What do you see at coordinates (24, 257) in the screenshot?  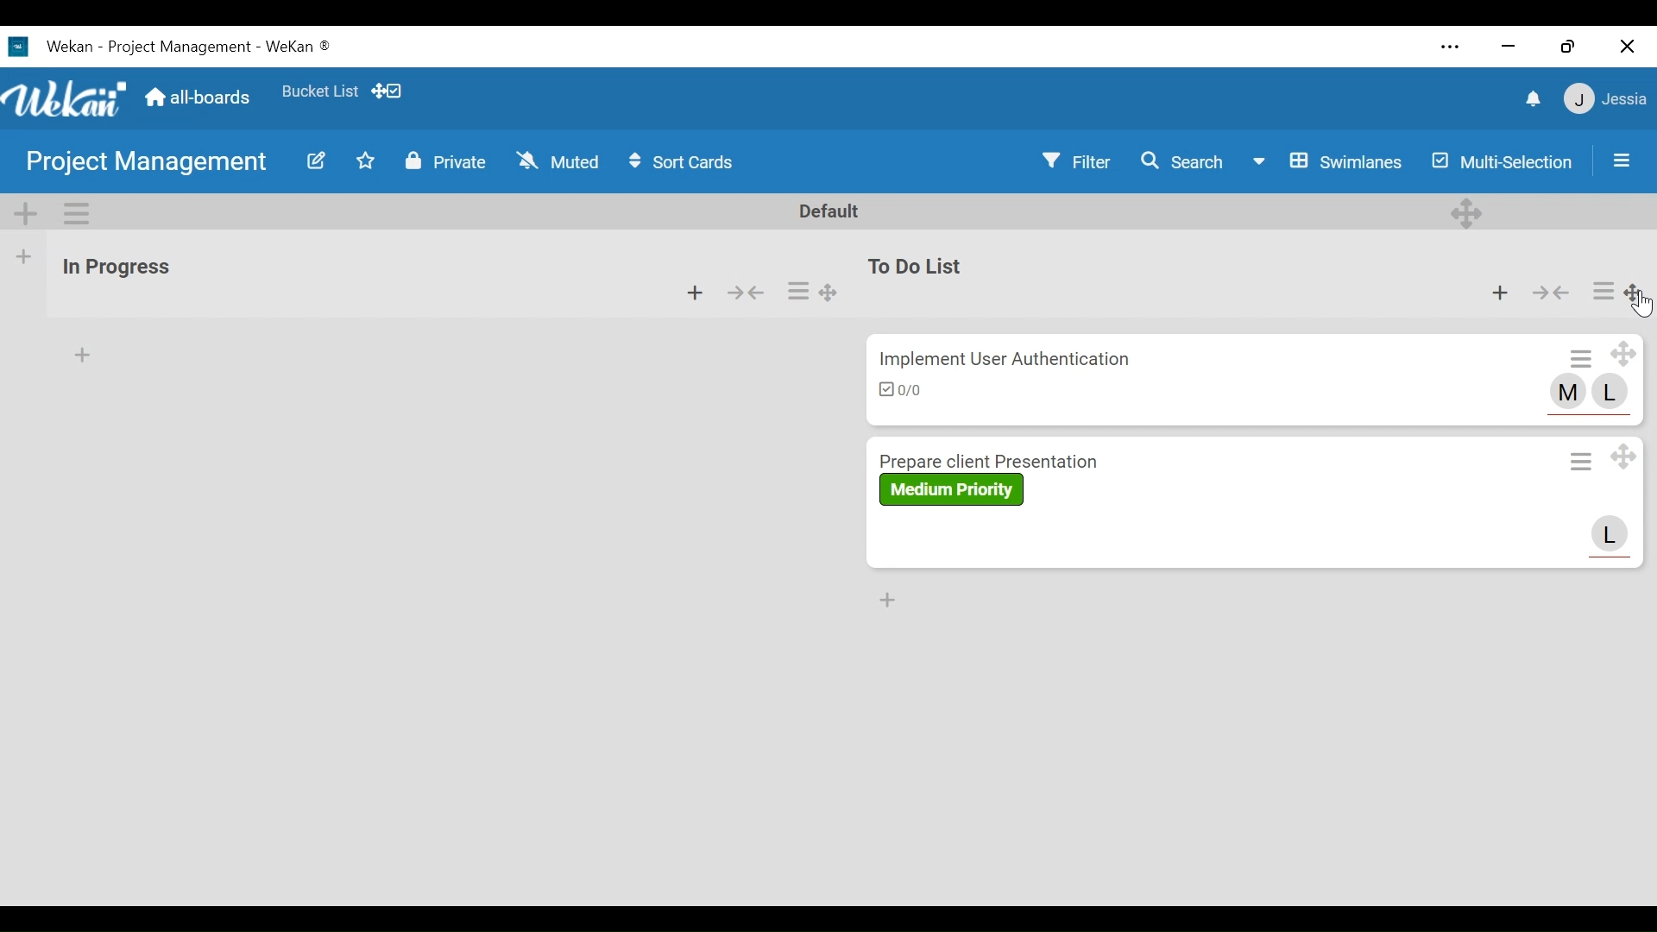 I see `Add list` at bounding box center [24, 257].